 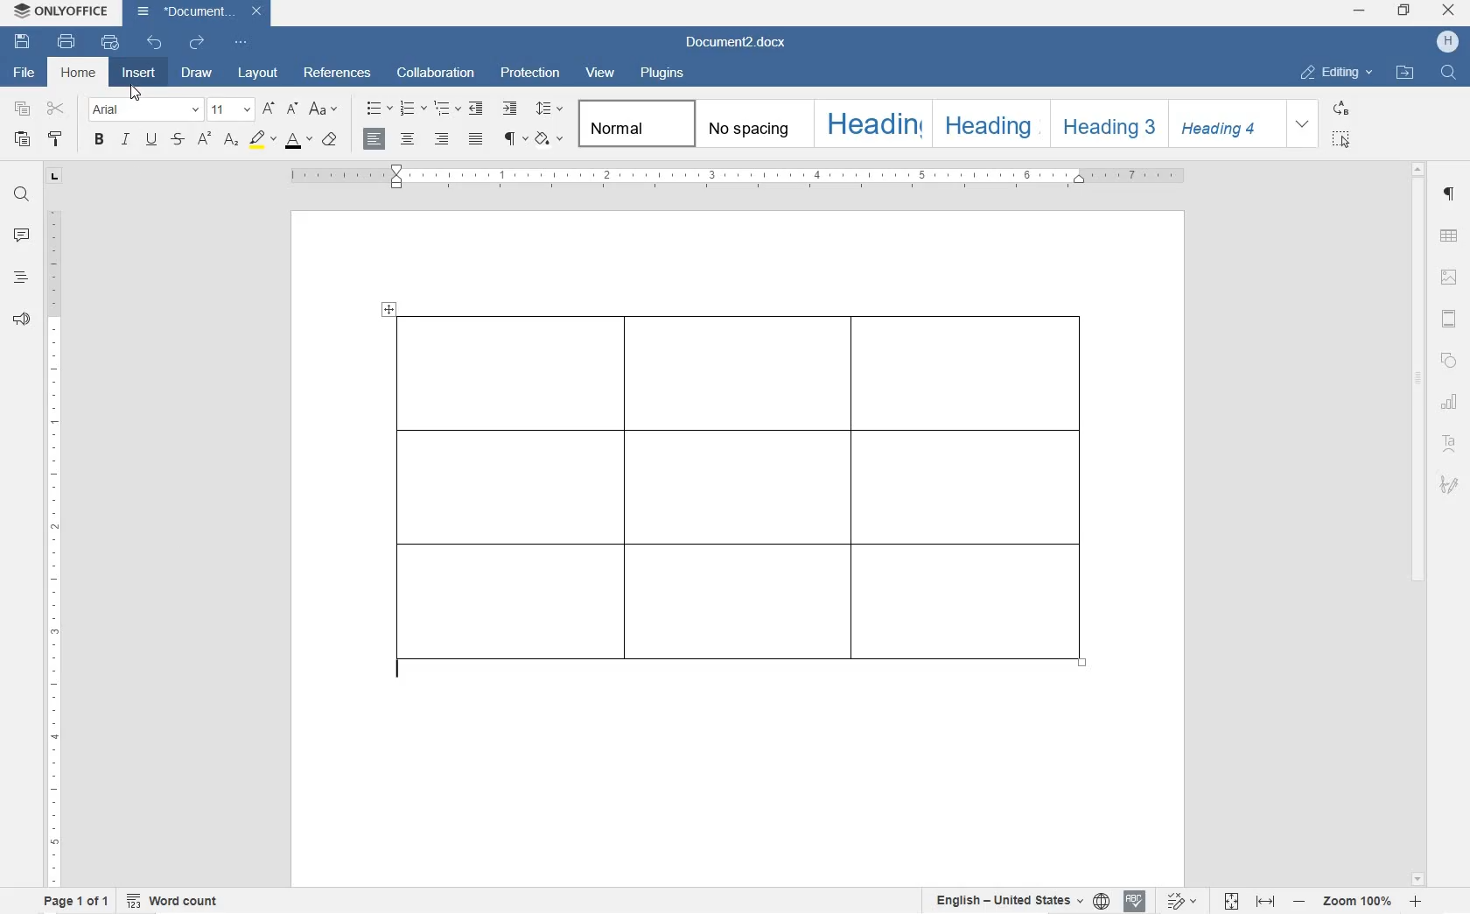 What do you see at coordinates (1450, 320) in the screenshot?
I see `header & footer` at bounding box center [1450, 320].